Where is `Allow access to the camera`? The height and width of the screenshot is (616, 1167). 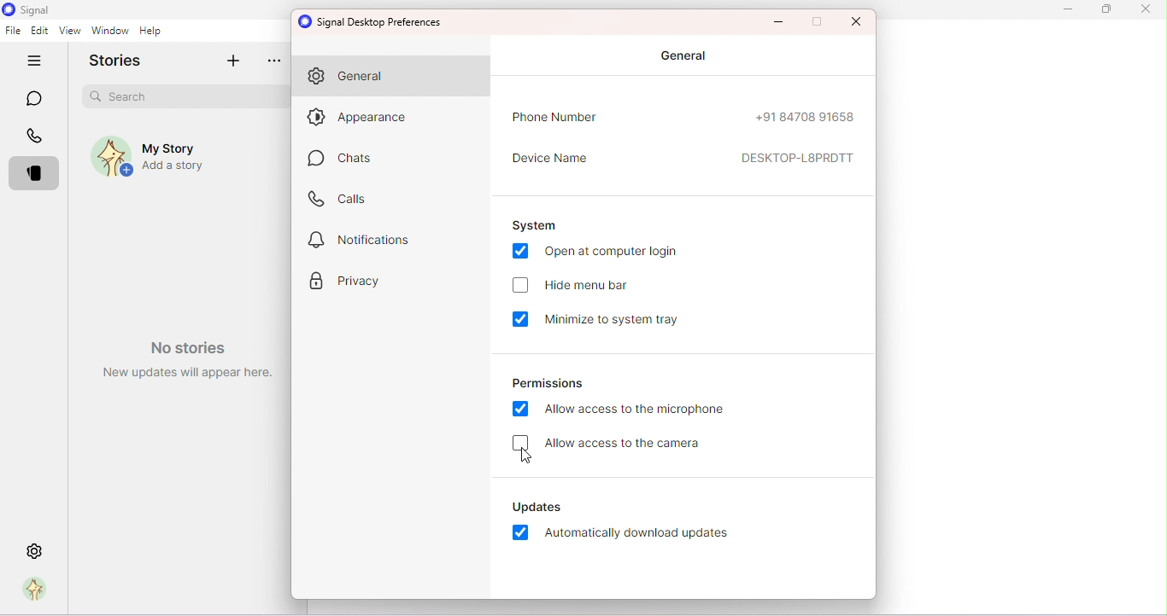 Allow access to the camera is located at coordinates (611, 445).